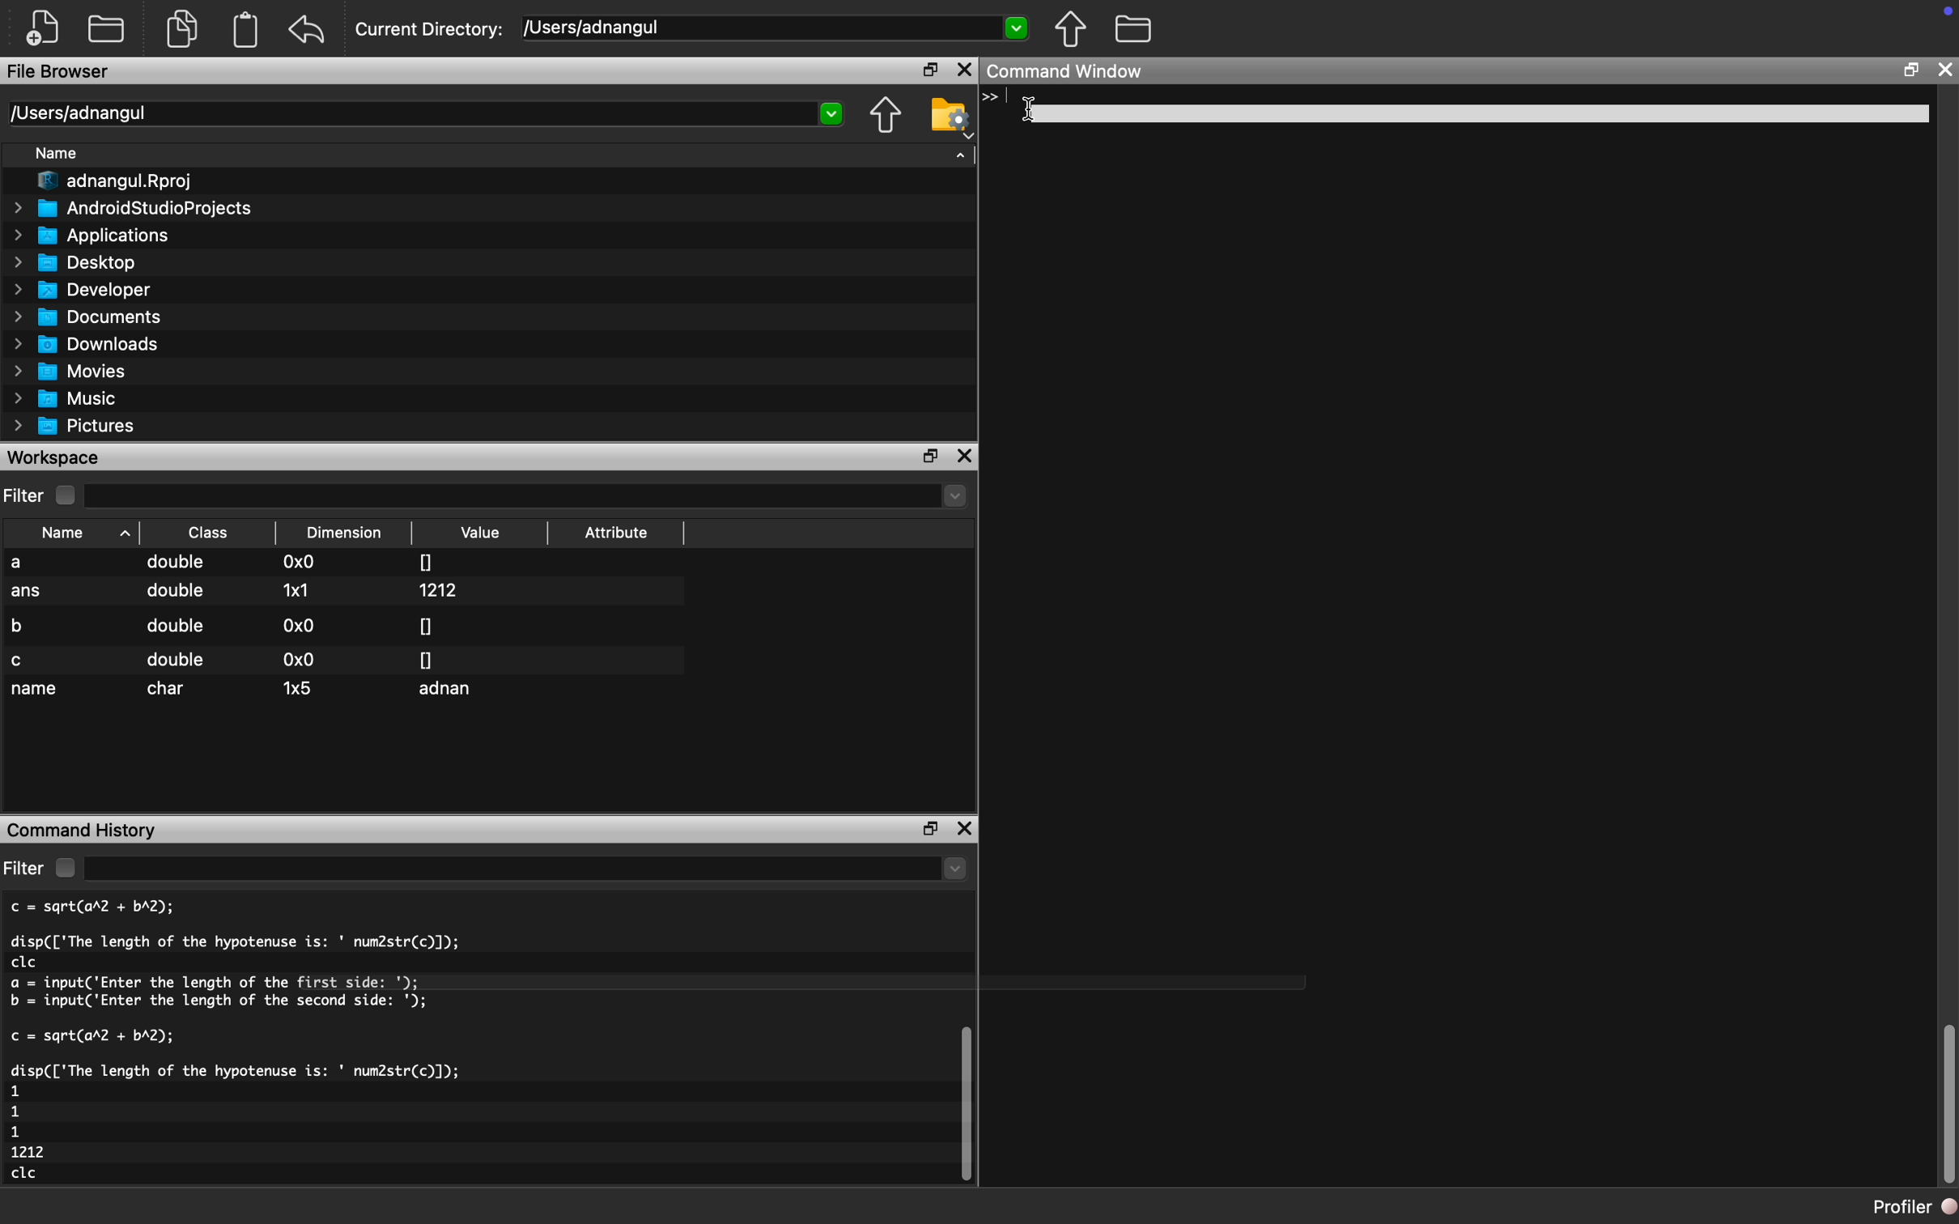 The height and width of the screenshot is (1224, 1959). What do you see at coordinates (529, 869) in the screenshot?
I see `dropdown` at bounding box center [529, 869].